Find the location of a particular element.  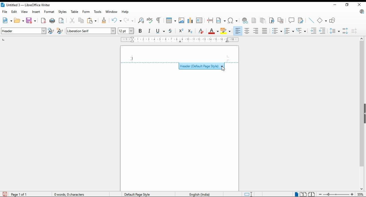

open is located at coordinates (19, 20).